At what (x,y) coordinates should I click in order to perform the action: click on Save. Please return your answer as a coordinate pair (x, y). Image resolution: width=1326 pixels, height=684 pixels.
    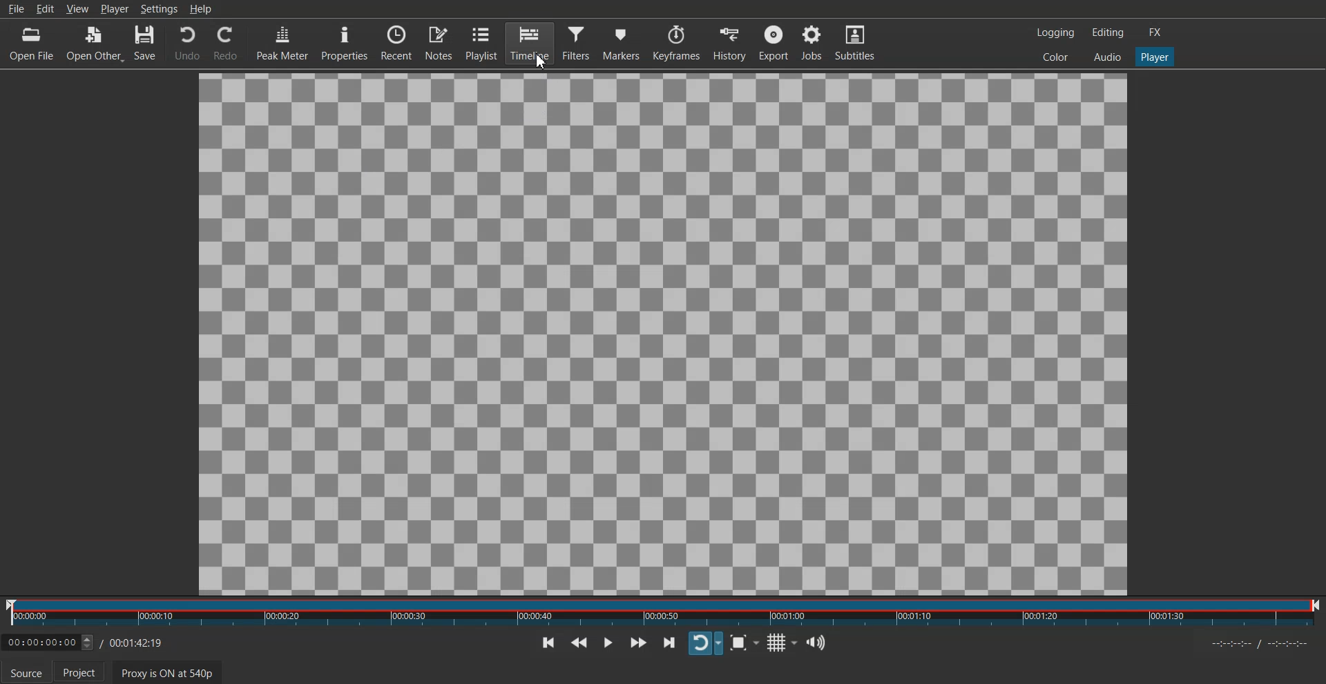
    Looking at the image, I should click on (146, 44).